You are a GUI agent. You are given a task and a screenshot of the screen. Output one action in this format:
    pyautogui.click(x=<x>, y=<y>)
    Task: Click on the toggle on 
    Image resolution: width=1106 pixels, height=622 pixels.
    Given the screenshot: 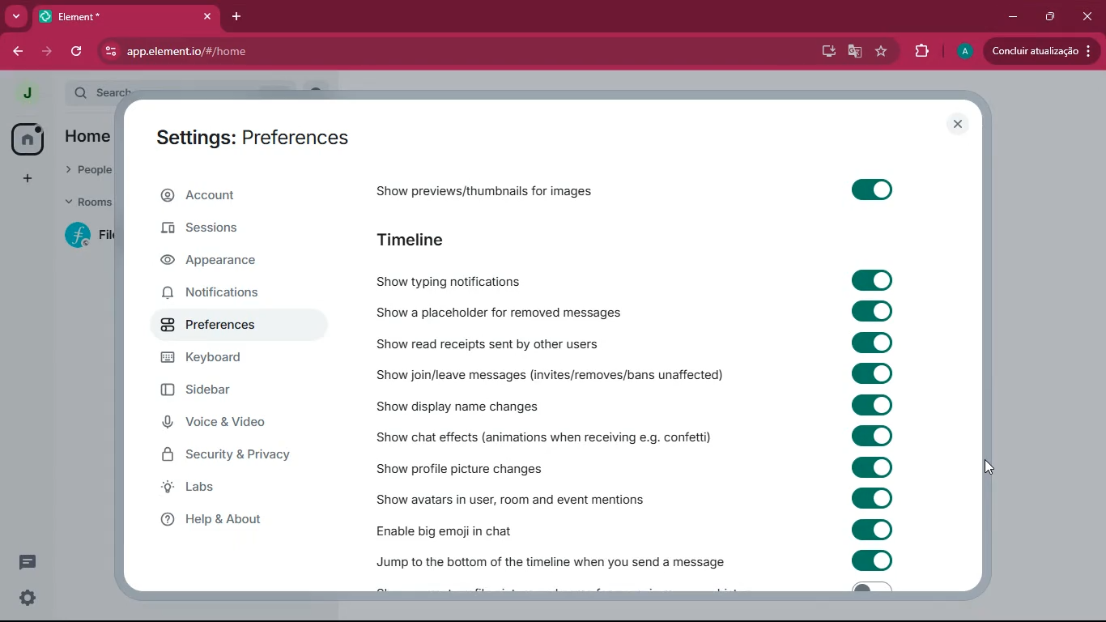 What is the action you would take?
    pyautogui.click(x=872, y=466)
    